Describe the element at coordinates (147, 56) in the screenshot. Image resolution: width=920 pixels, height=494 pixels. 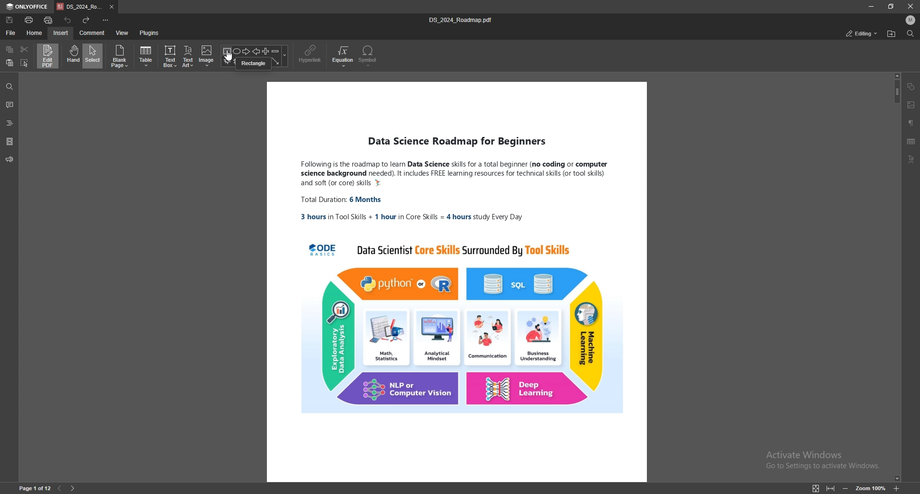
I see `table` at that location.